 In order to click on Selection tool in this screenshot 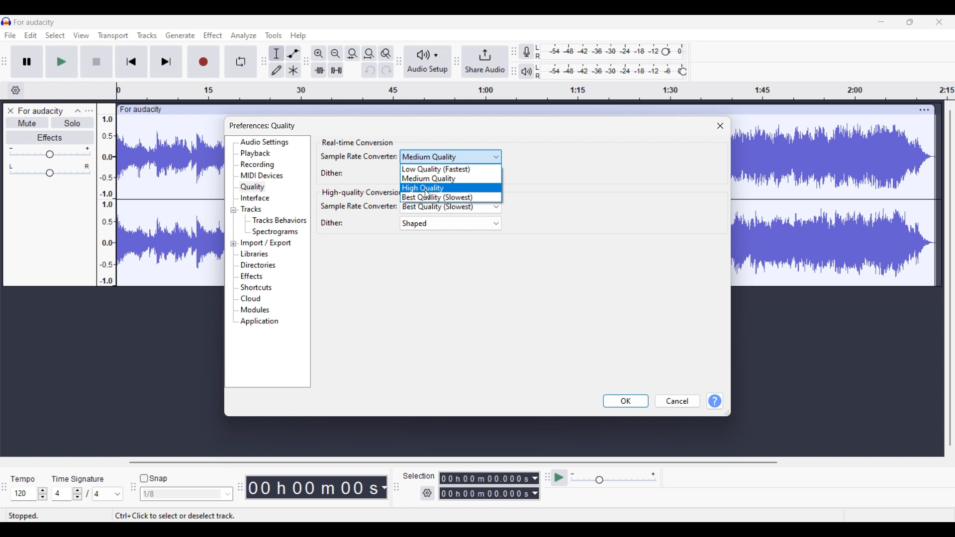, I will do `click(277, 53)`.